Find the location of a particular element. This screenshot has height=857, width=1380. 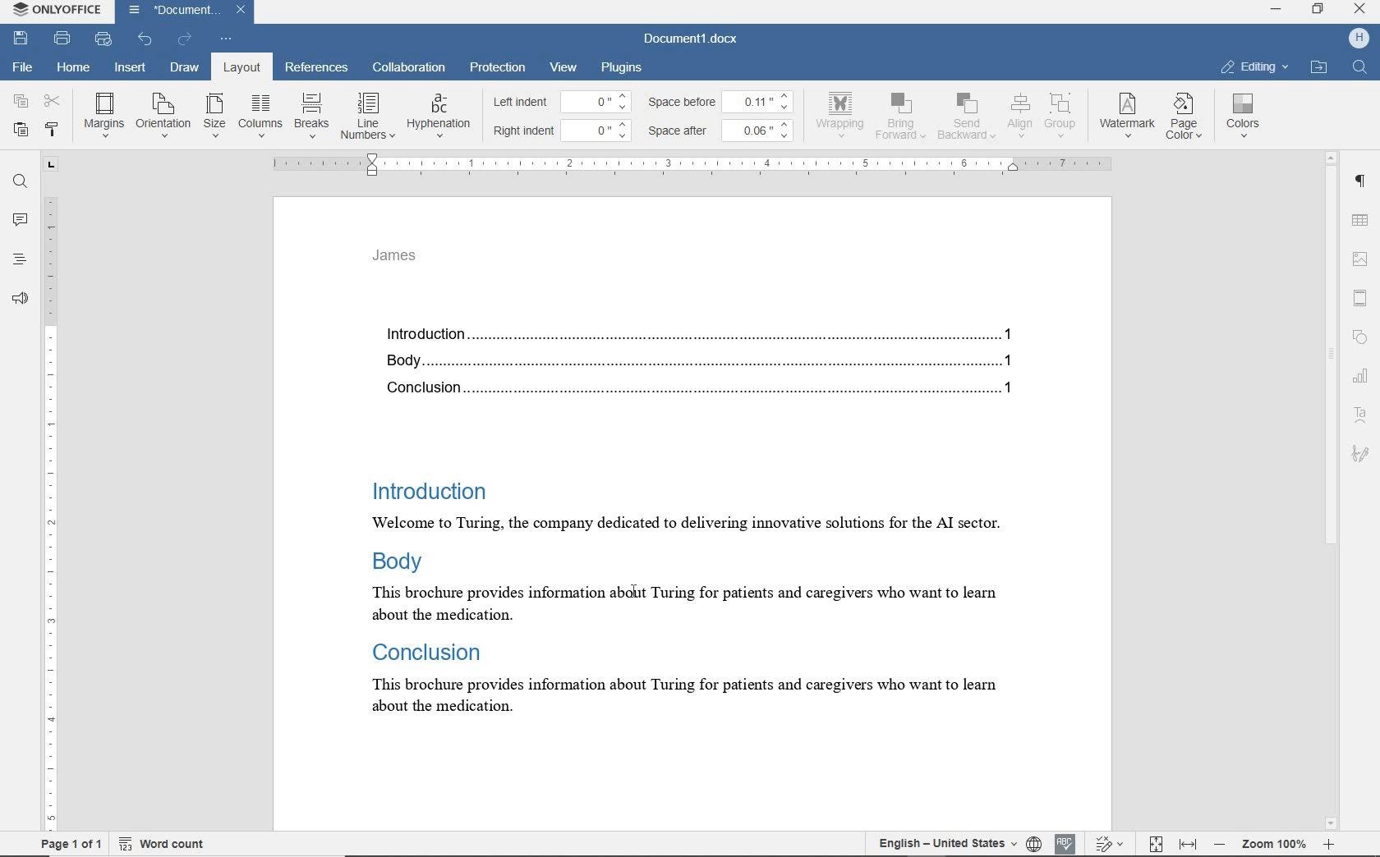

wrapping is located at coordinates (843, 114).